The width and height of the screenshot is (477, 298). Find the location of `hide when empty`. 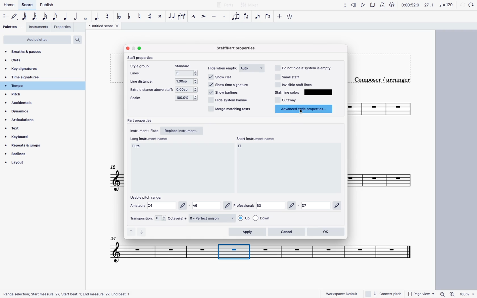

hide when empty is located at coordinates (222, 68).